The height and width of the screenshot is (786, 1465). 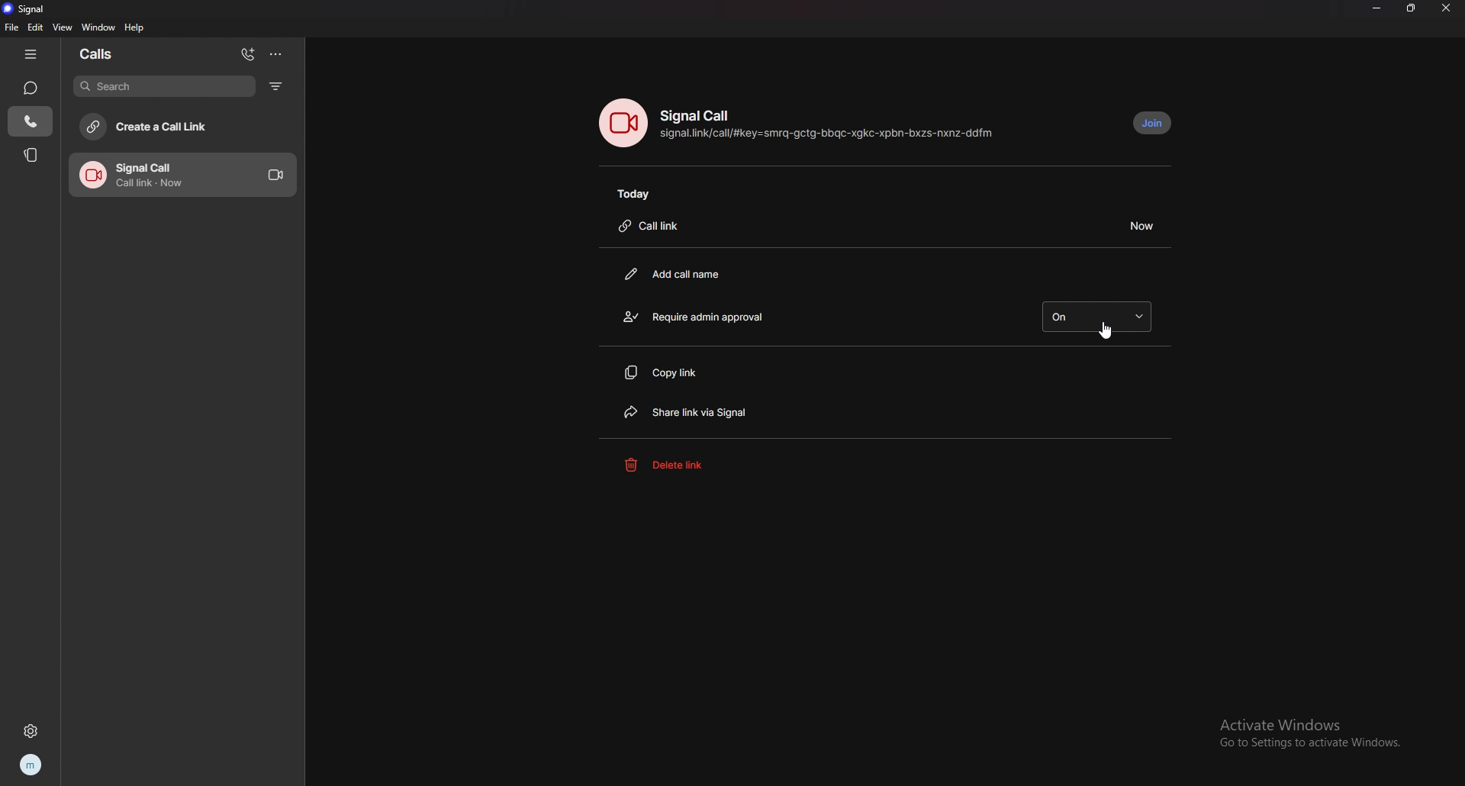 What do you see at coordinates (1140, 225) in the screenshot?
I see `duration` at bounding box center [1140, 225].